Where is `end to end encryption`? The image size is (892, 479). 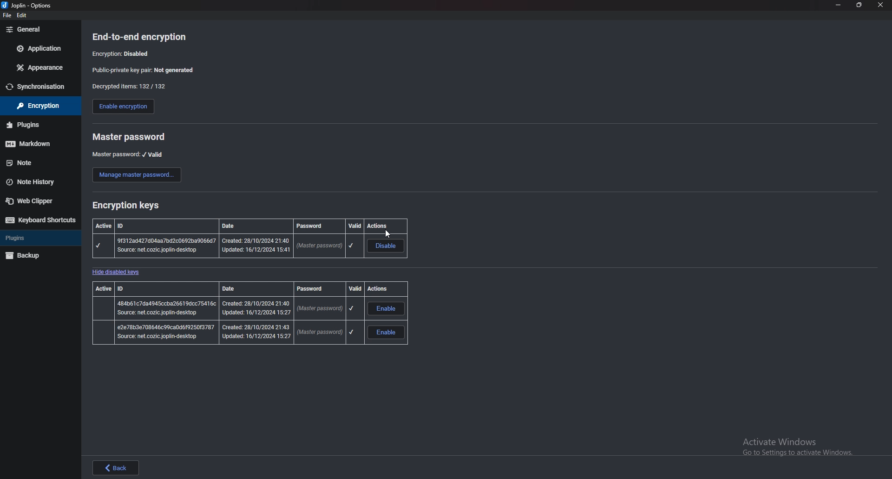 end to end encryption is located at coordinates (143, 36).